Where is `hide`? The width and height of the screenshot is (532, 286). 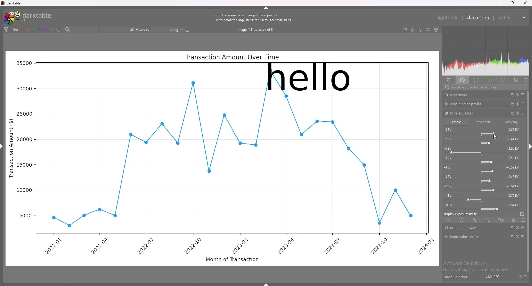 hide is located at coordinates (267, 7).